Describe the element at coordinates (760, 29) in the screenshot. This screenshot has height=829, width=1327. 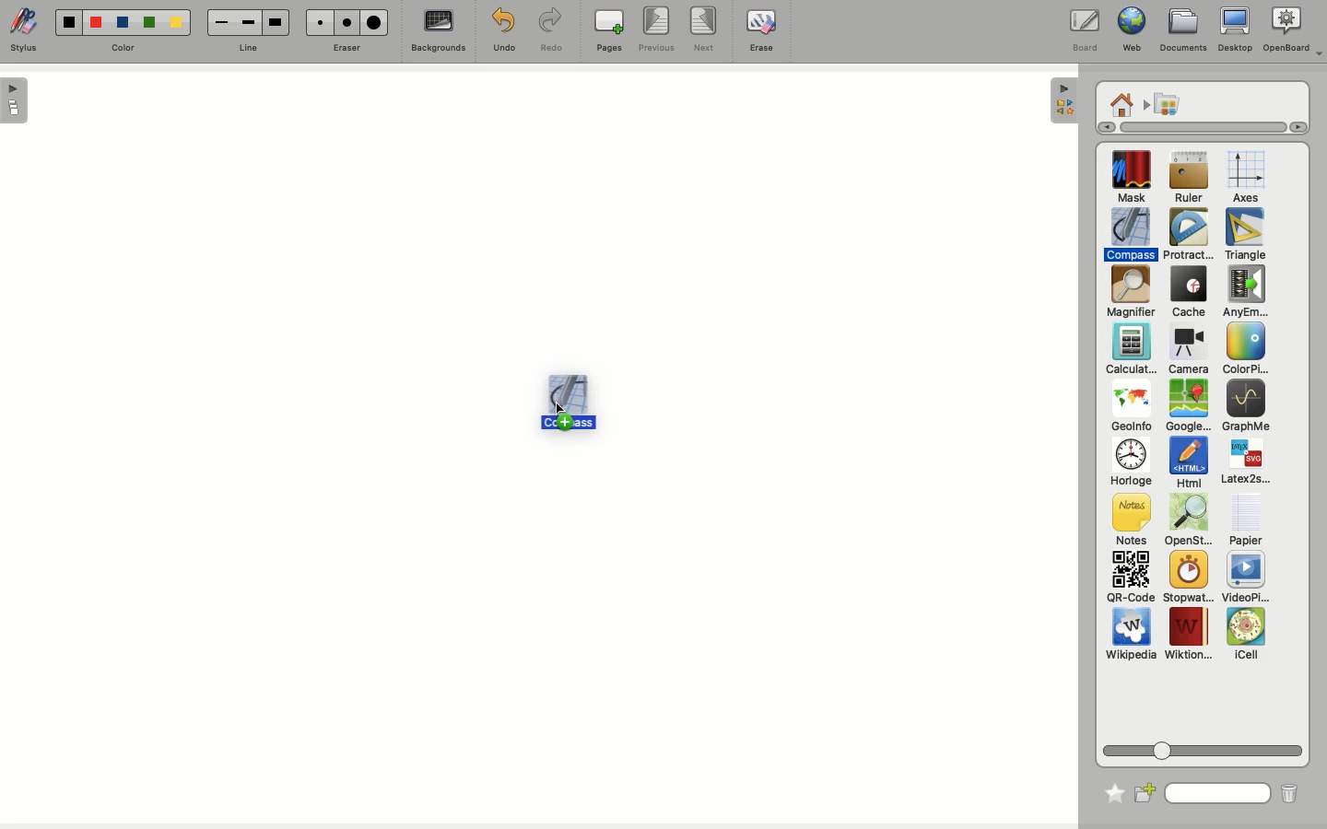
I see `Erase` at that location.